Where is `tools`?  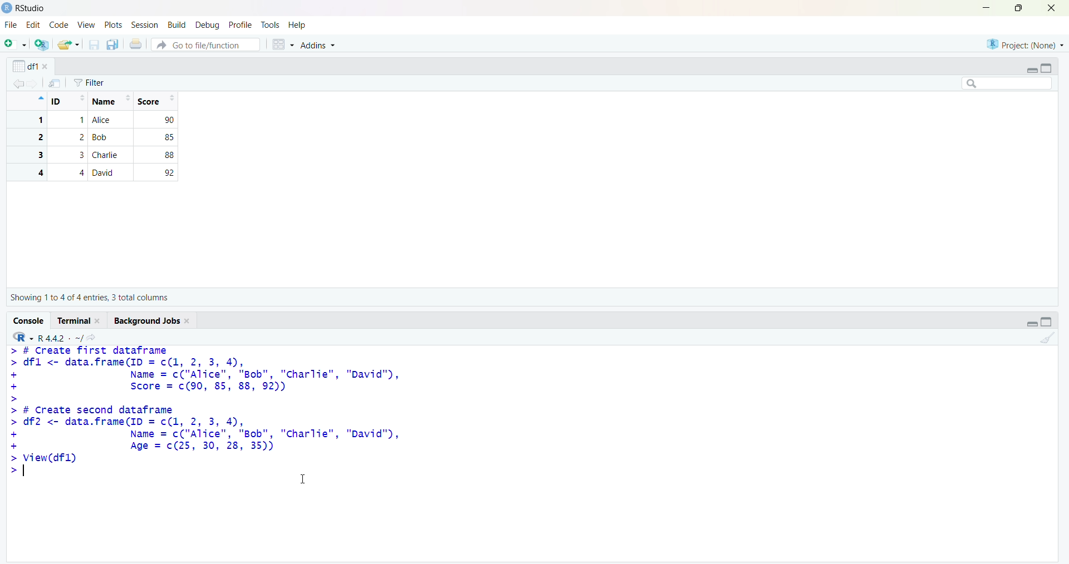
tools is located at coordinates (271, 25).